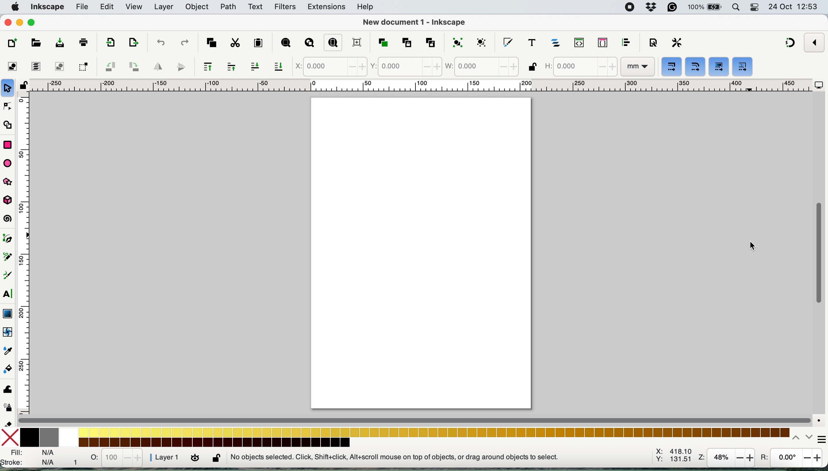  I want to click on selectors and css, so click(602, 43).